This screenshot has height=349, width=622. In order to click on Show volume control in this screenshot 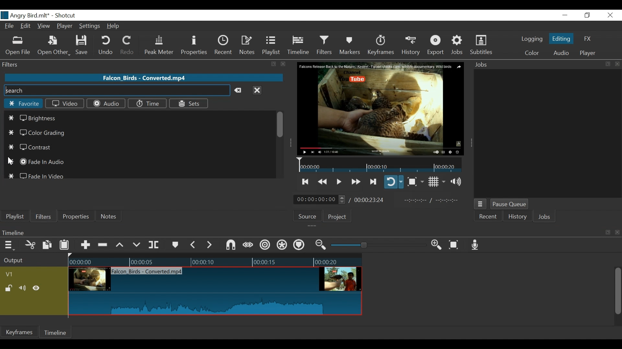, I will do `click(458, 182)`.